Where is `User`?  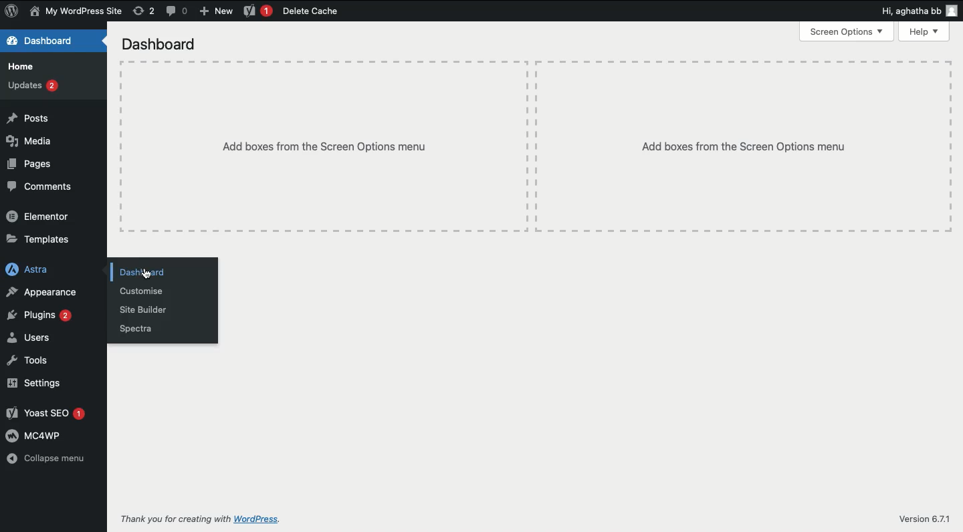
User is located at coordinates (76, 12).